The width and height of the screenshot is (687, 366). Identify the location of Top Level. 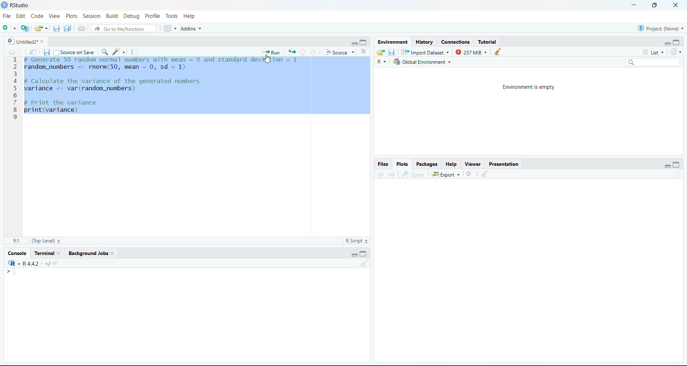
(46, 241).